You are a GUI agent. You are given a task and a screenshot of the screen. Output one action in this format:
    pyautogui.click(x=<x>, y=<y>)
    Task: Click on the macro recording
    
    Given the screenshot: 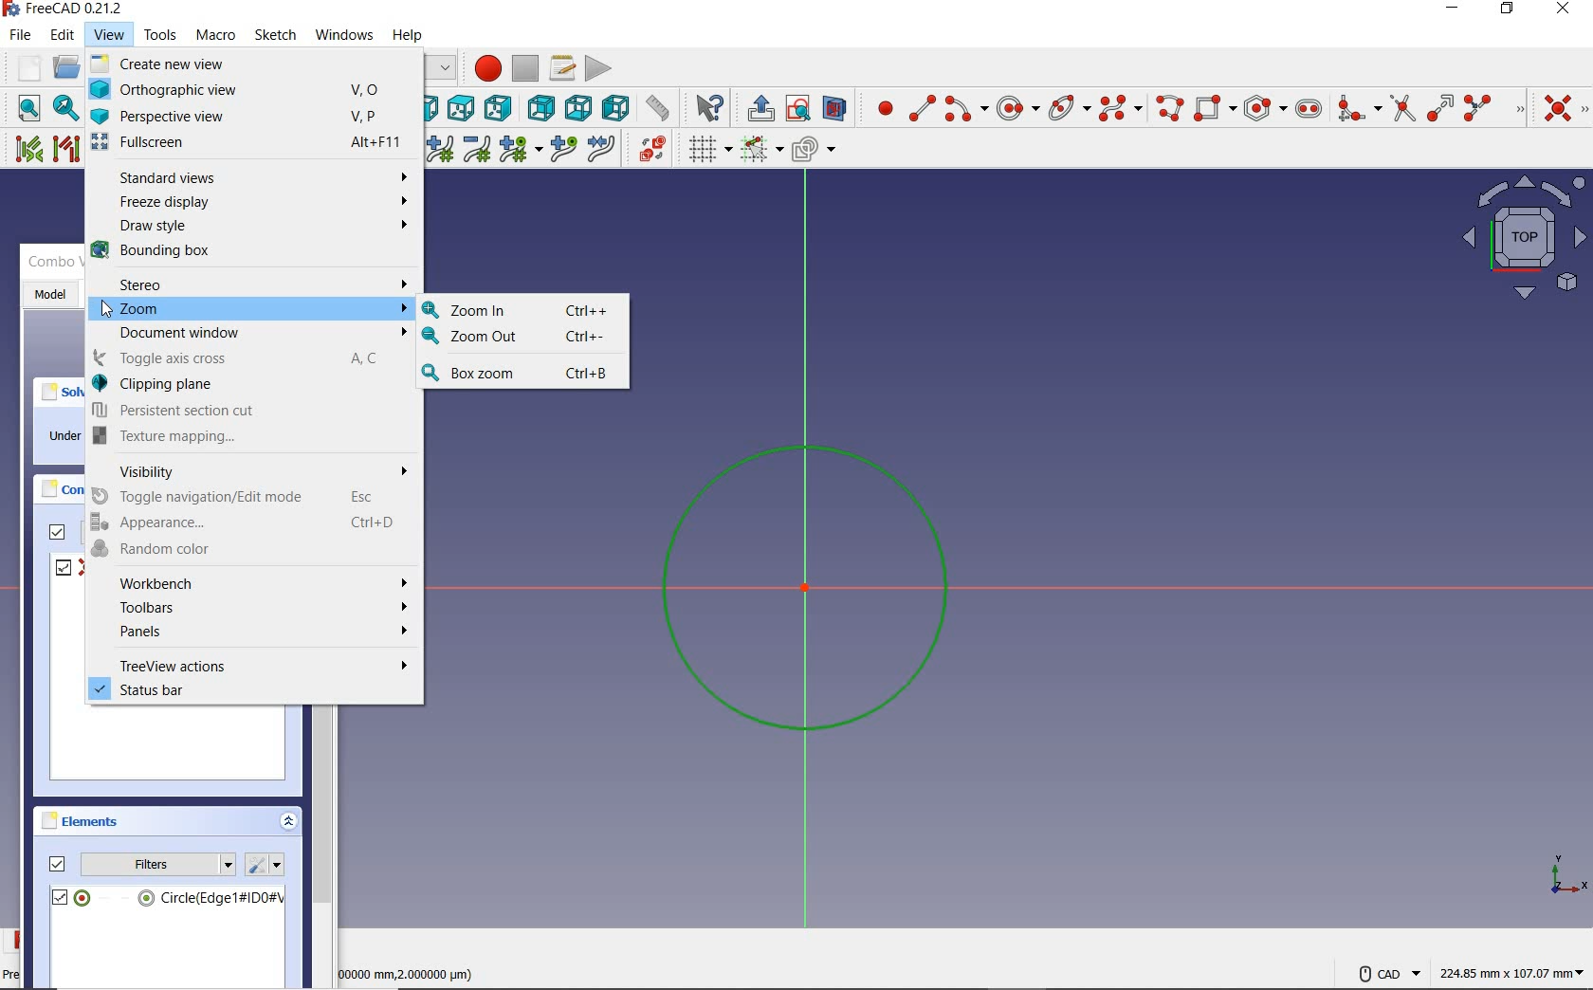 What is the action you would take?
    pyautogui.click(x=485, y=67)
    